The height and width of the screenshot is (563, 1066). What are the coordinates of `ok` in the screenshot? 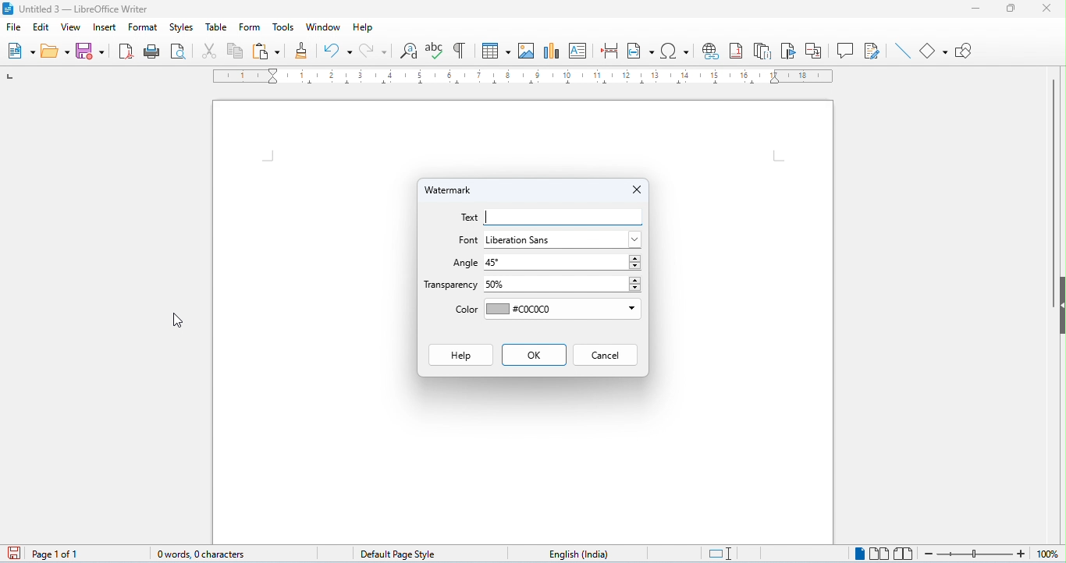 It's located at (532, 356).